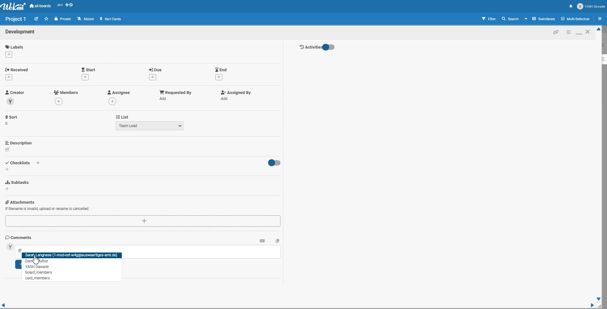 Image resolution: width=607 pixels, height=309 pixels. Describe the element at coordinates (60, 102) in the screenshot. I see `add` at that location.